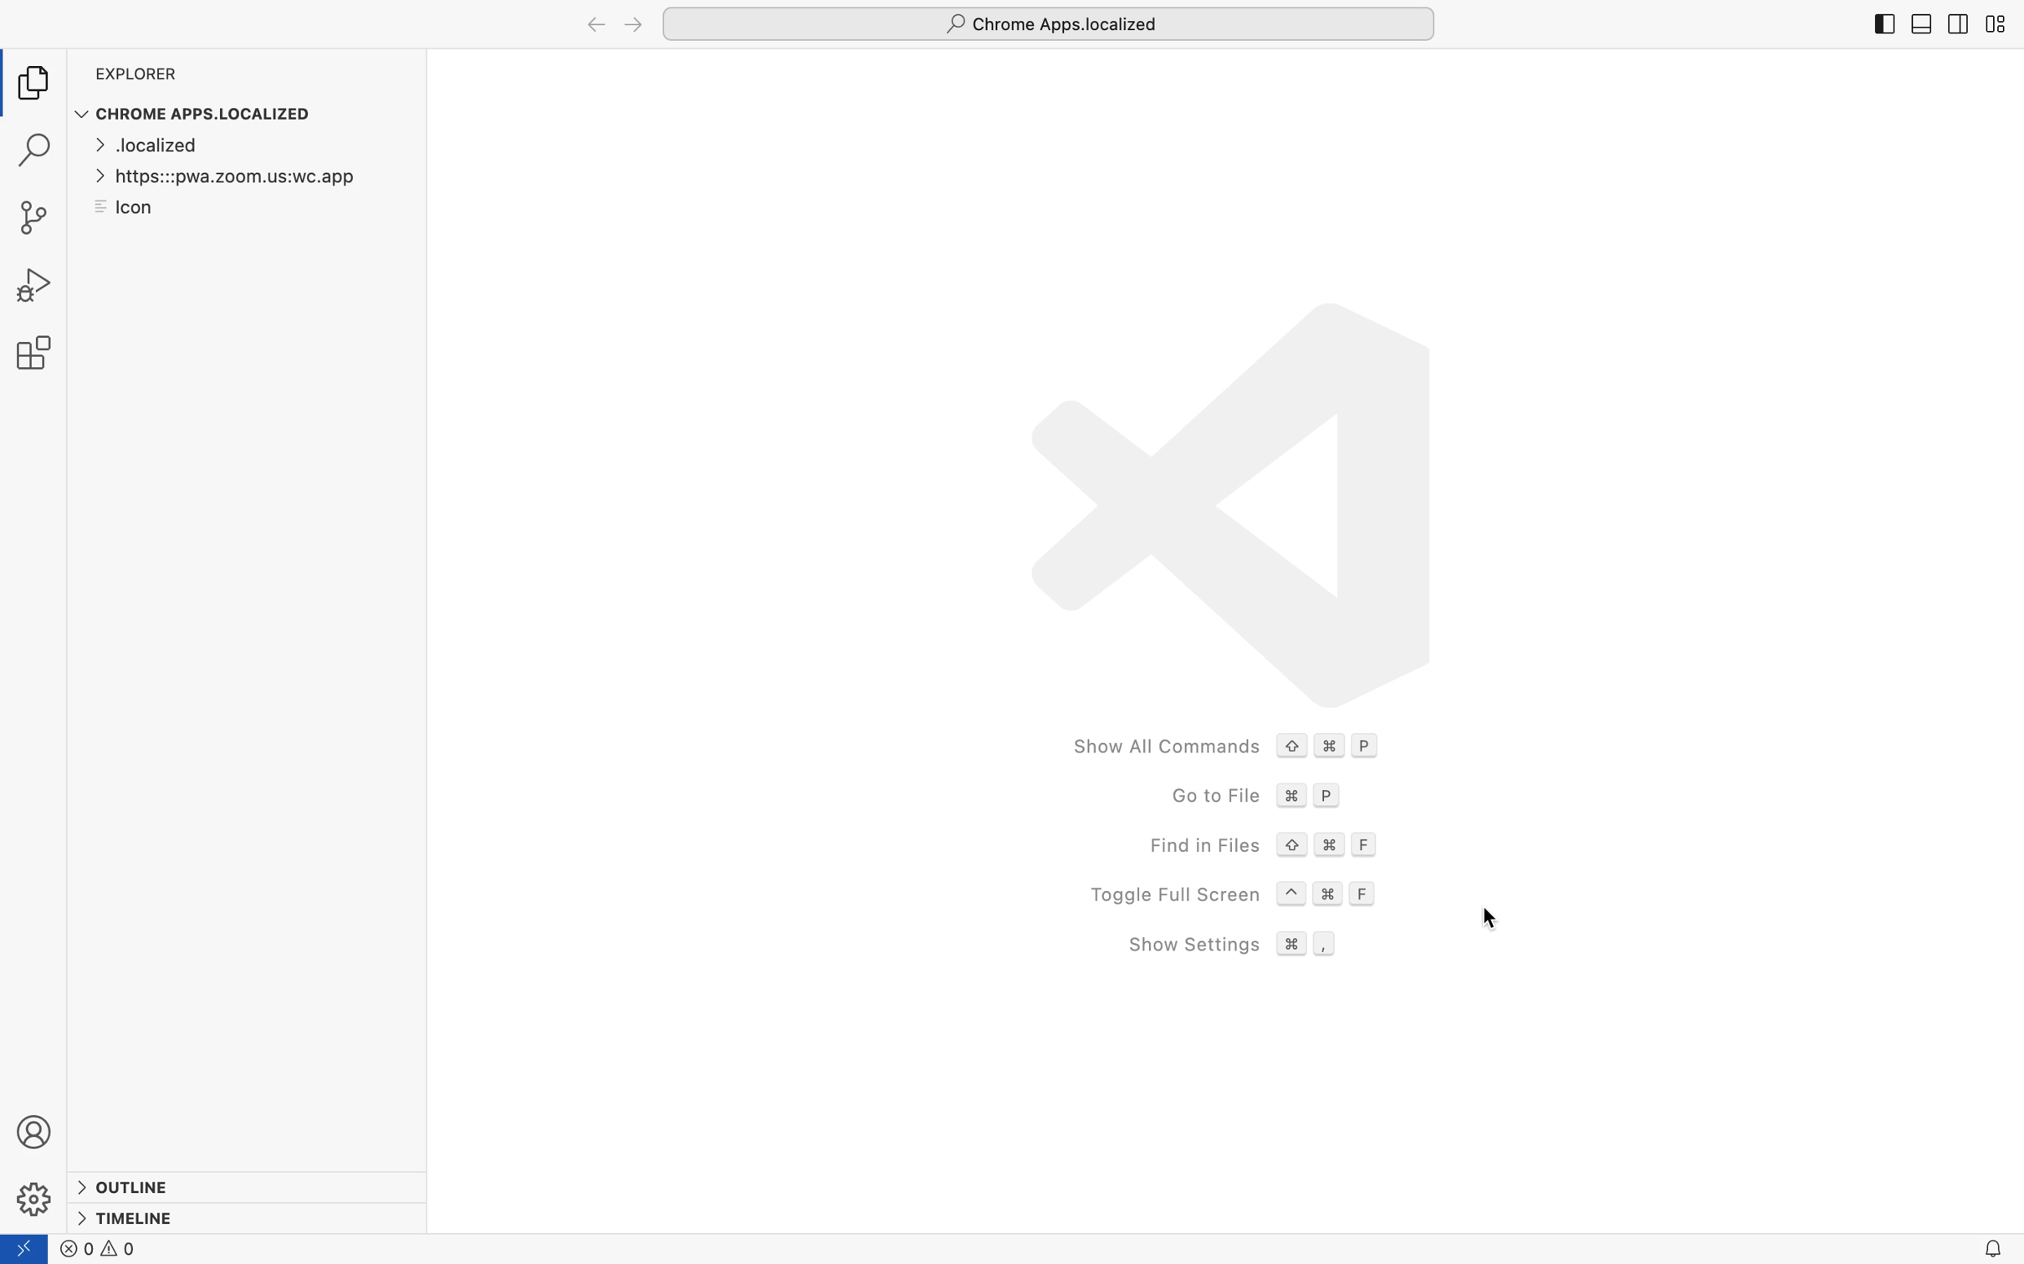 The height and width of the screenshot is (1264, 2024). What do you see at coordinates (29, 1248) in the screenshot?
I see `open a remote window` at bounding box center [29, 1248].